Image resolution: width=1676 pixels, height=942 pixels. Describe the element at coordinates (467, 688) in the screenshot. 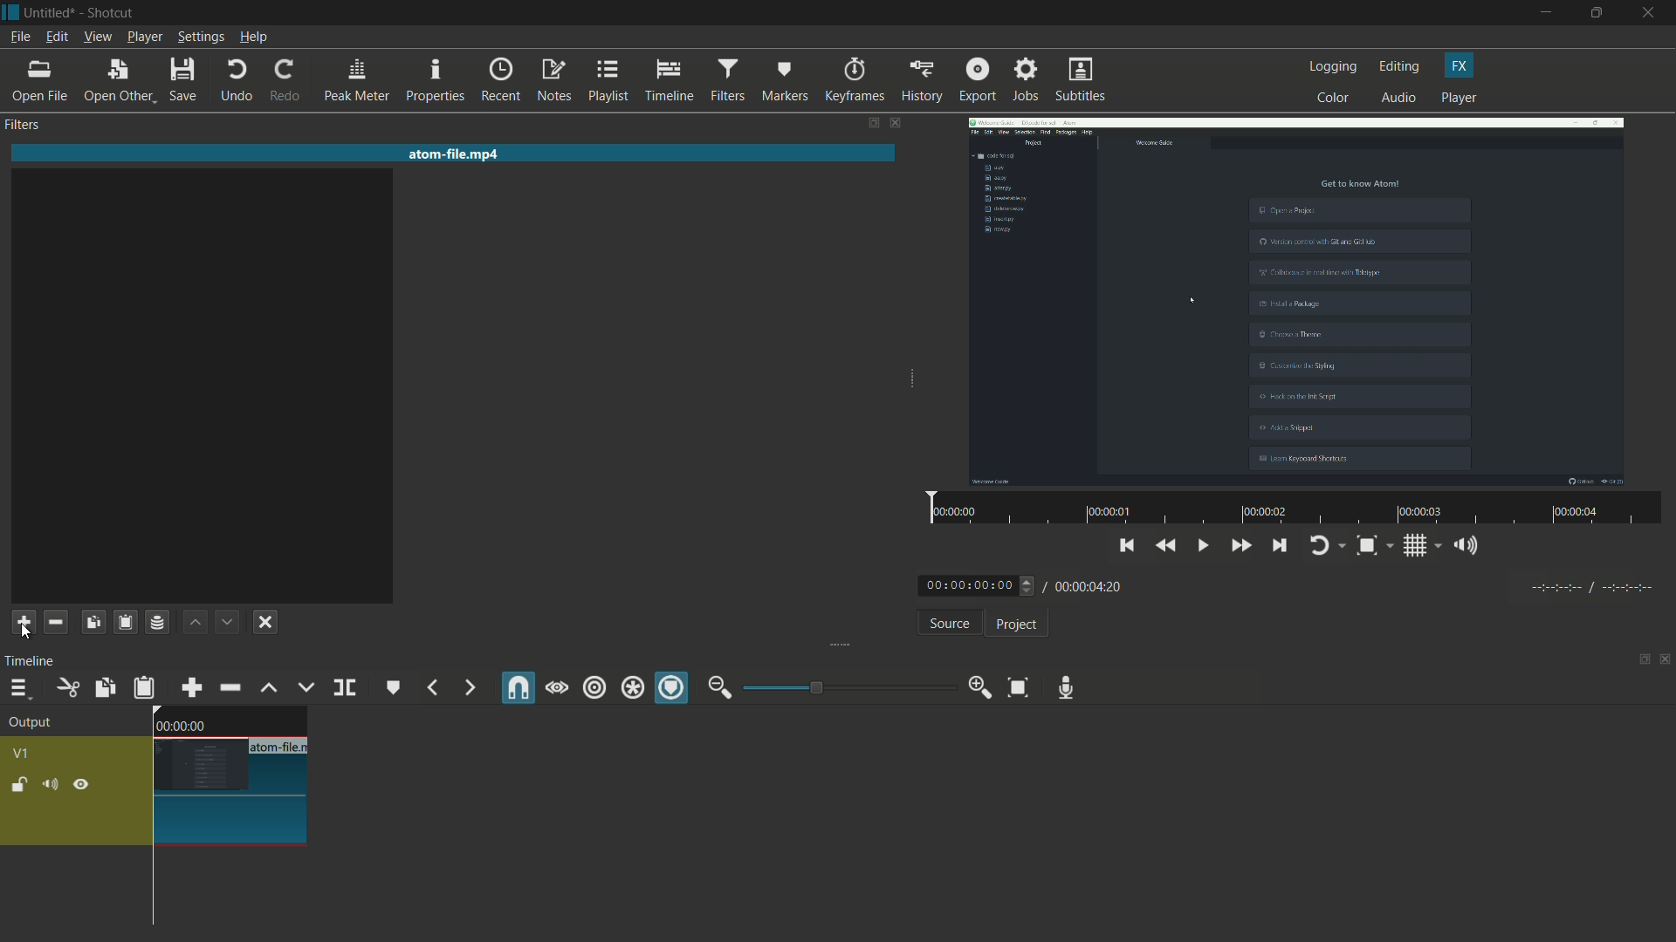

I see `next marker` at that location.